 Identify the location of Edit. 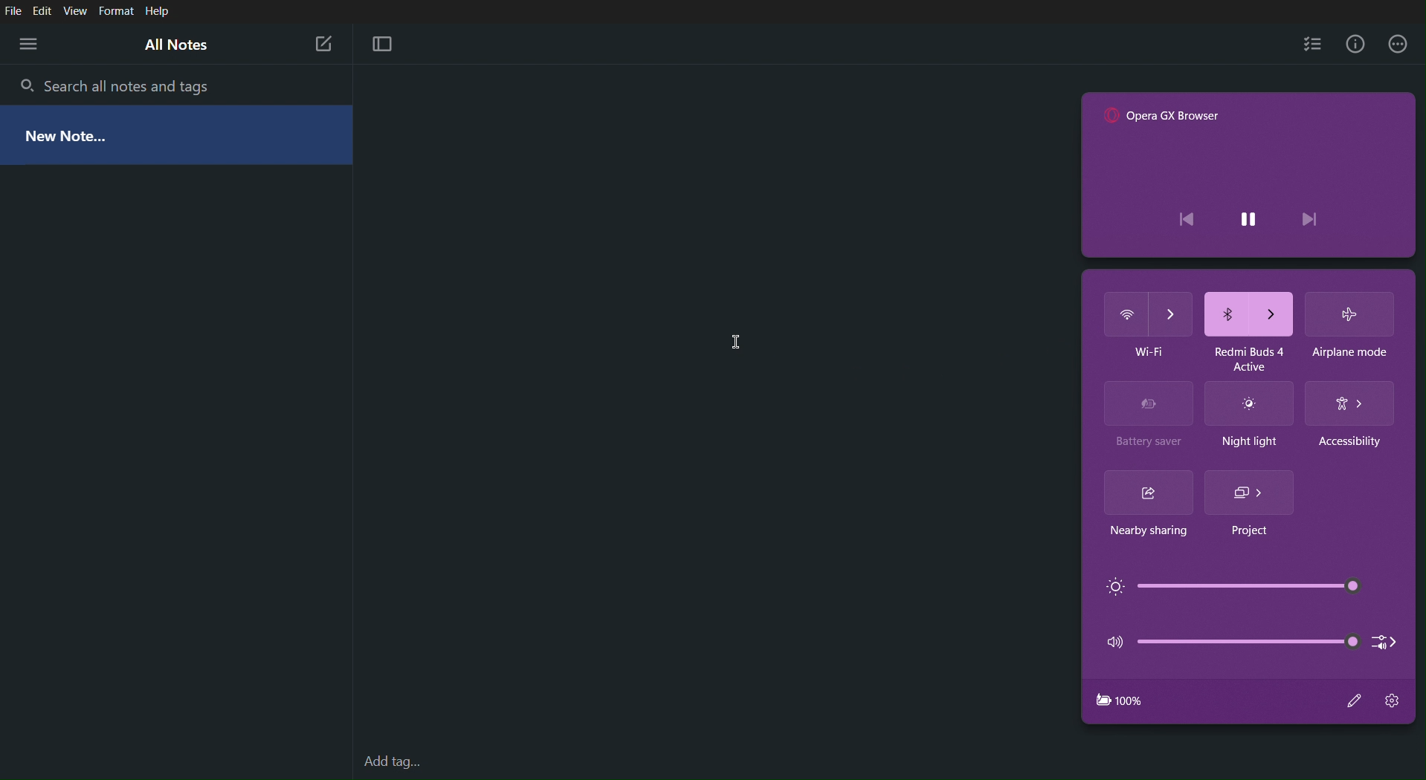
(1355, 701).